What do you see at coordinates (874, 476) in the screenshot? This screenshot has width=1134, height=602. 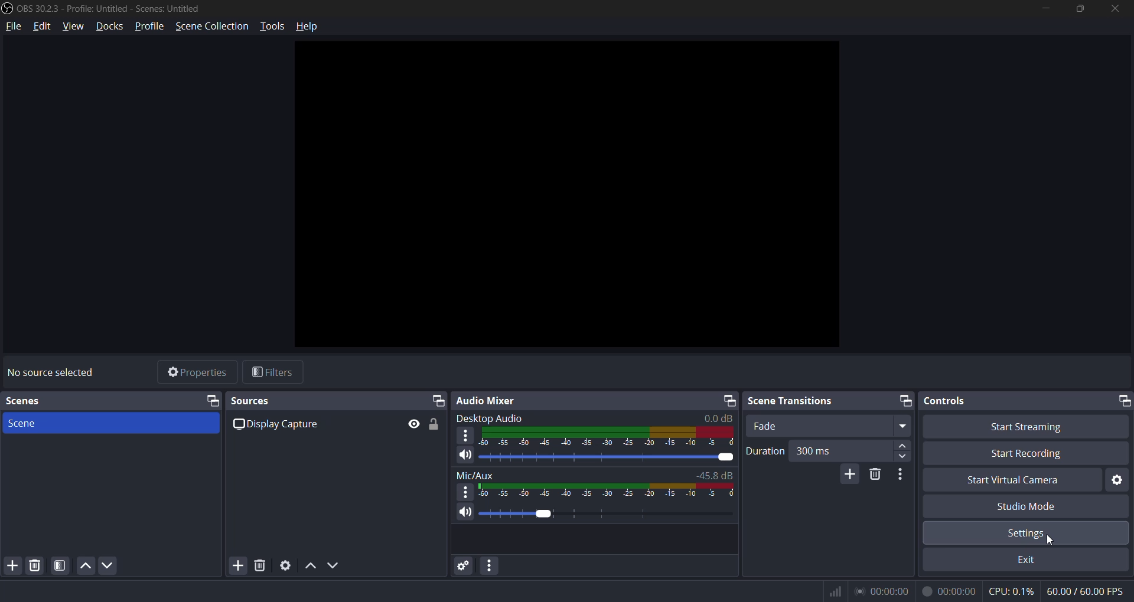 I see `remove configurable transition` at bounding box center [874, 476].